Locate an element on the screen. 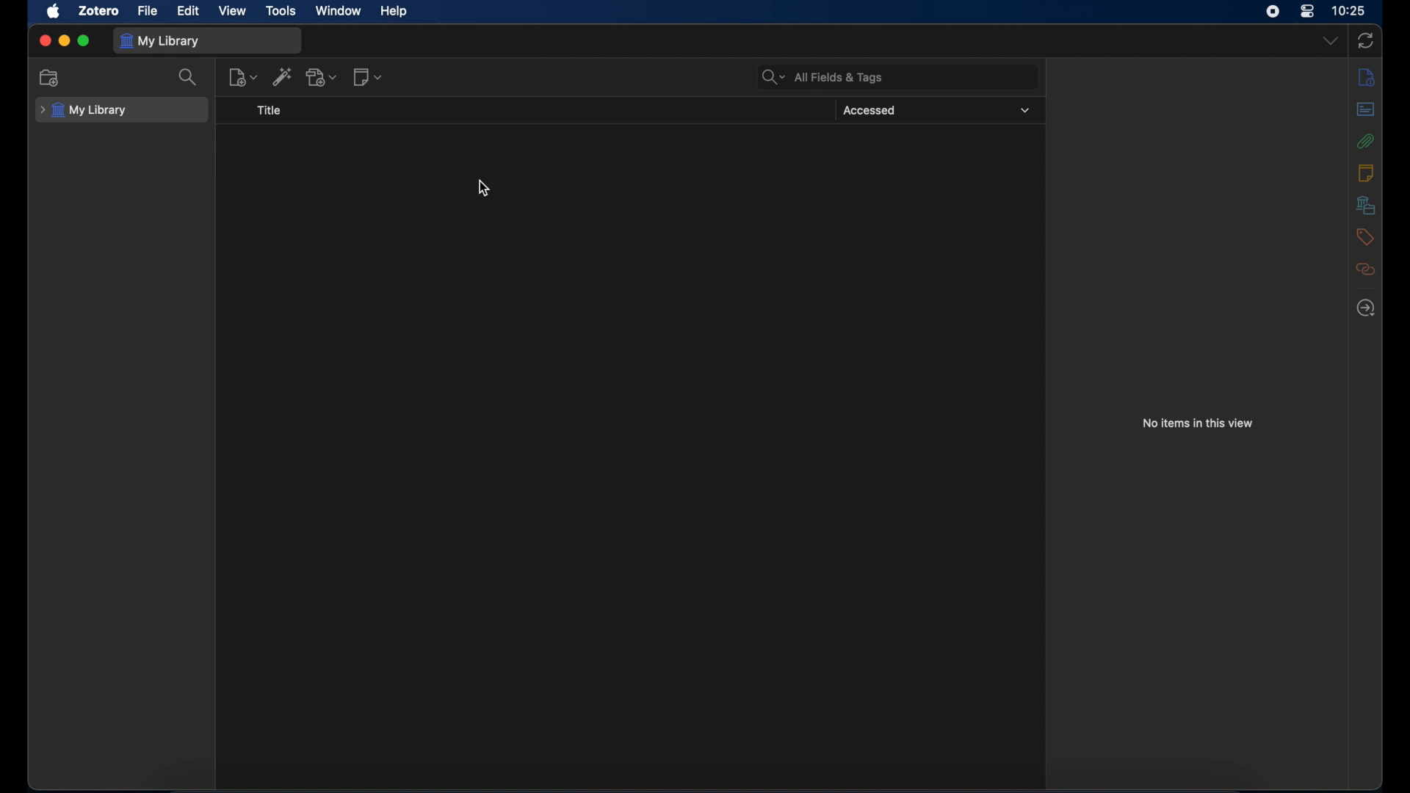 This screenshot has width=1410, height=793. new item is located at coordinates (242, 76).